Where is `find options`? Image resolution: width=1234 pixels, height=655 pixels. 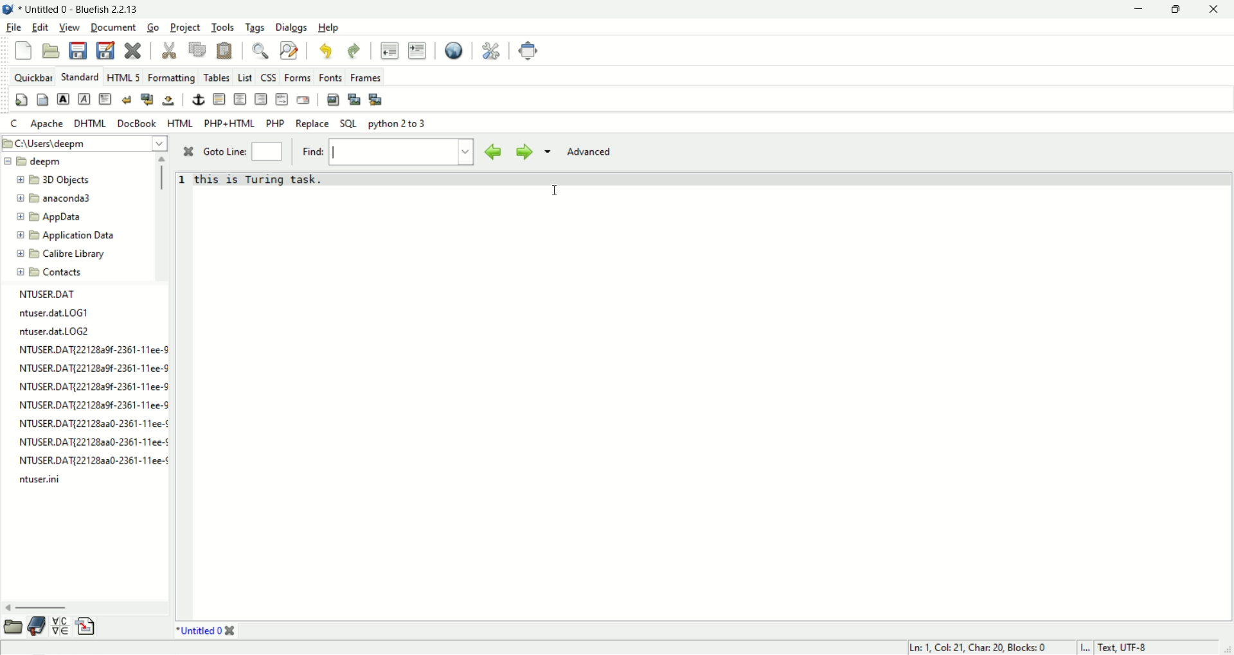 find options is located at coordinates (546, 150).